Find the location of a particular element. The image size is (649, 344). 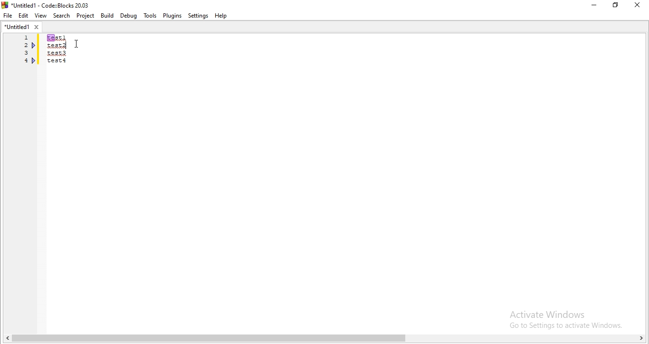

Debug  is located at coordinates (129, 16).